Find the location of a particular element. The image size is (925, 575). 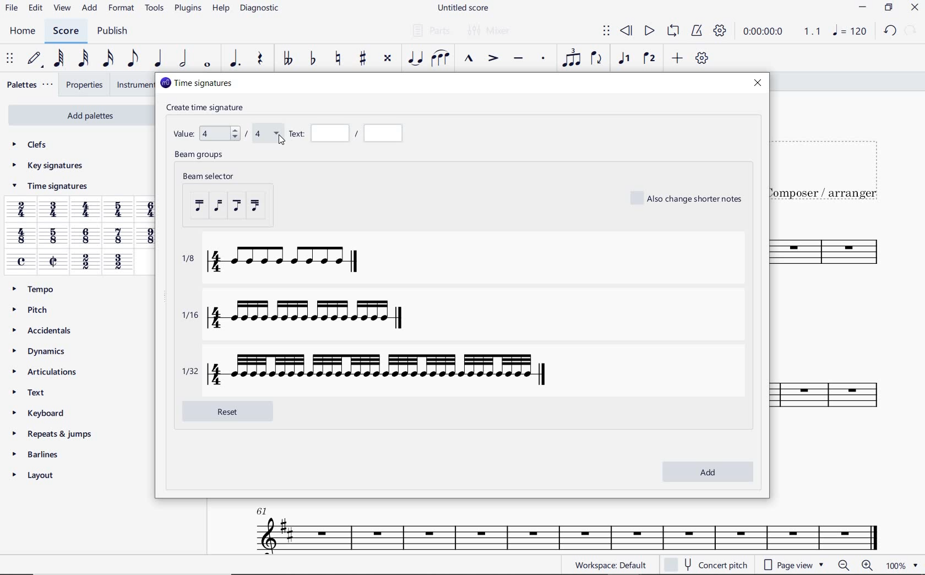

CONCERT PITCH is located at coordinates (705, 563).